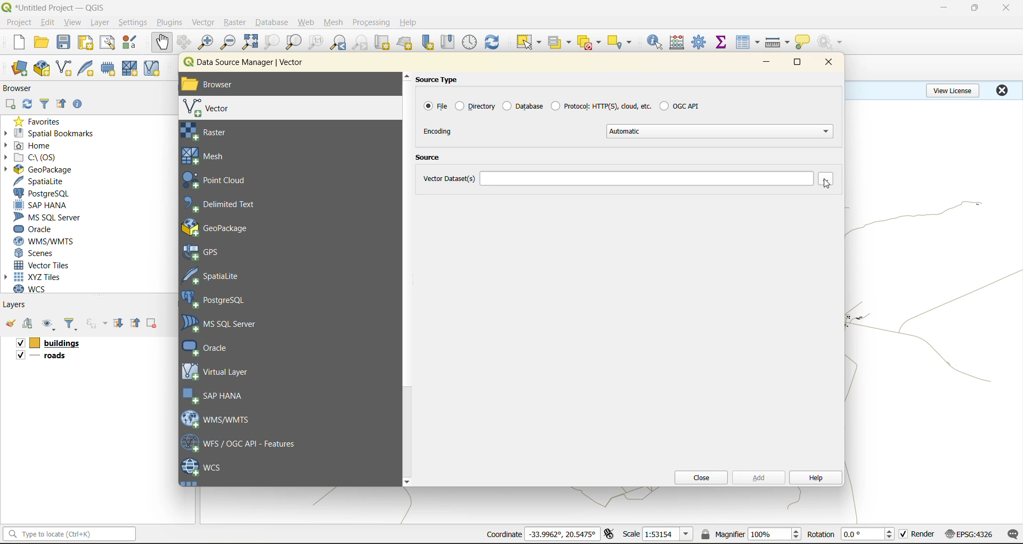  Describe the element at coordinates (208, 43) in the screenshot. I see `zoom in` at that location.